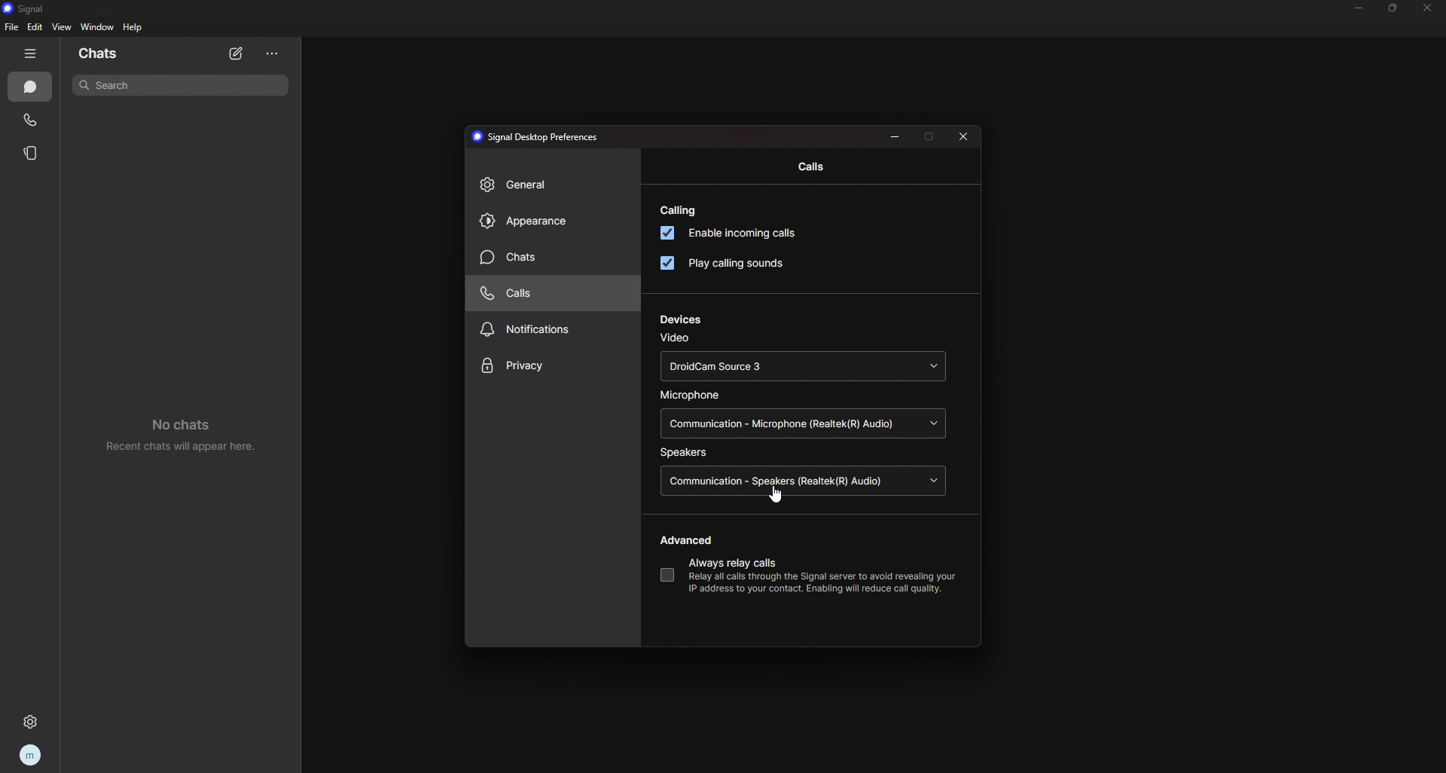  Describe the element at coordinates (966, 139) in the screenshot. I see `close` at that location.